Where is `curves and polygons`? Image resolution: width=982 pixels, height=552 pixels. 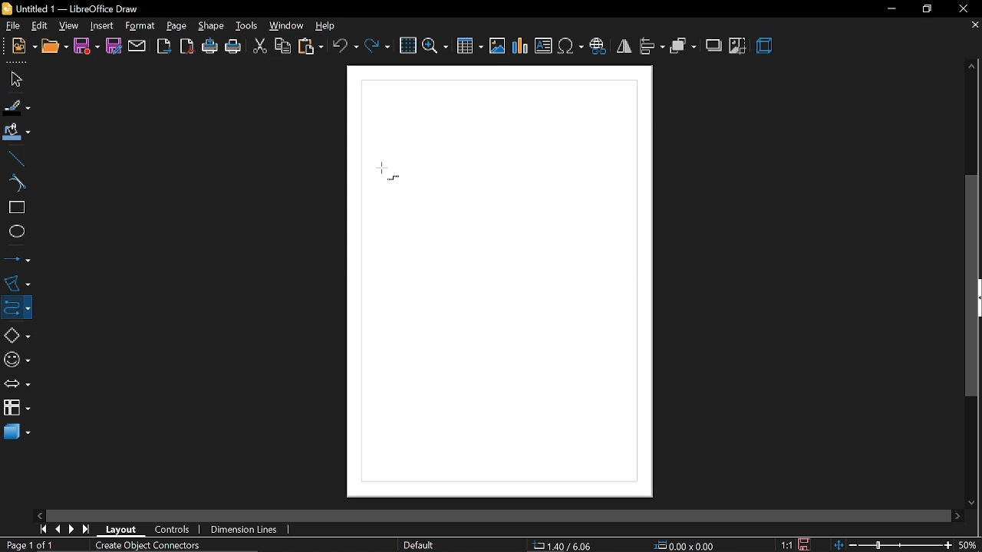
curves and polygons is located at coordinates (15, 283).